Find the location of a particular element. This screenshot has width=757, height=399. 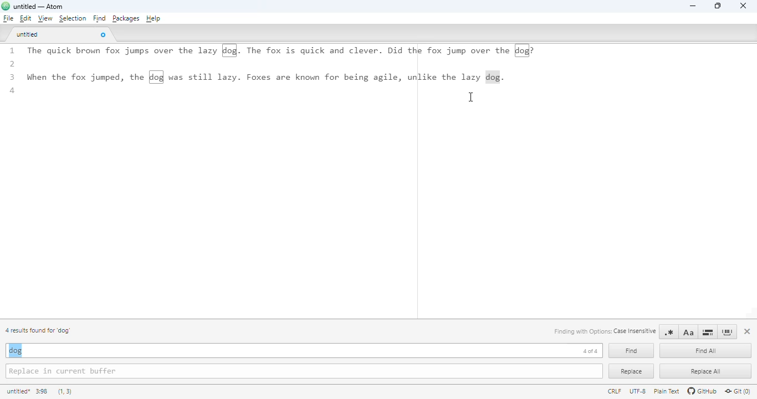

4 of 4 is located at coordinates (590, 351).